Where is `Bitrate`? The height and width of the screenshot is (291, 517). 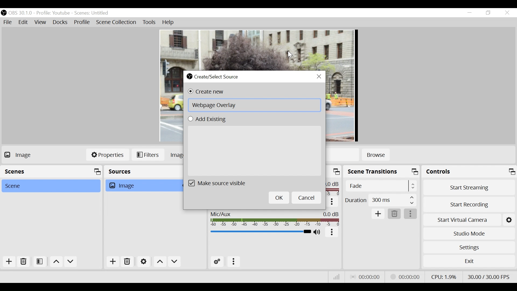 Bitrate is located at coordinates (337, 277).